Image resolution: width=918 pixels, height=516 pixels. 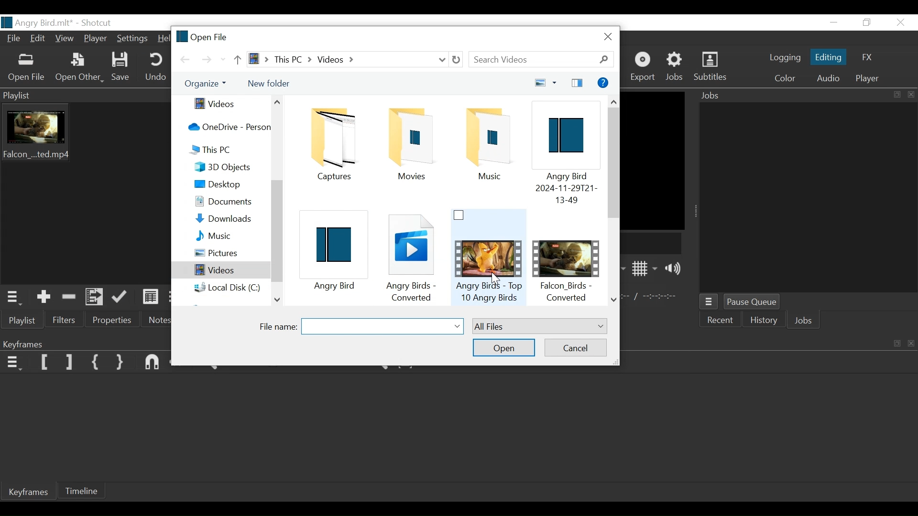 What do you see at coordinates (614, 101) in the screenshot?
I see `Scroll up` at bounding box center [614, 101].